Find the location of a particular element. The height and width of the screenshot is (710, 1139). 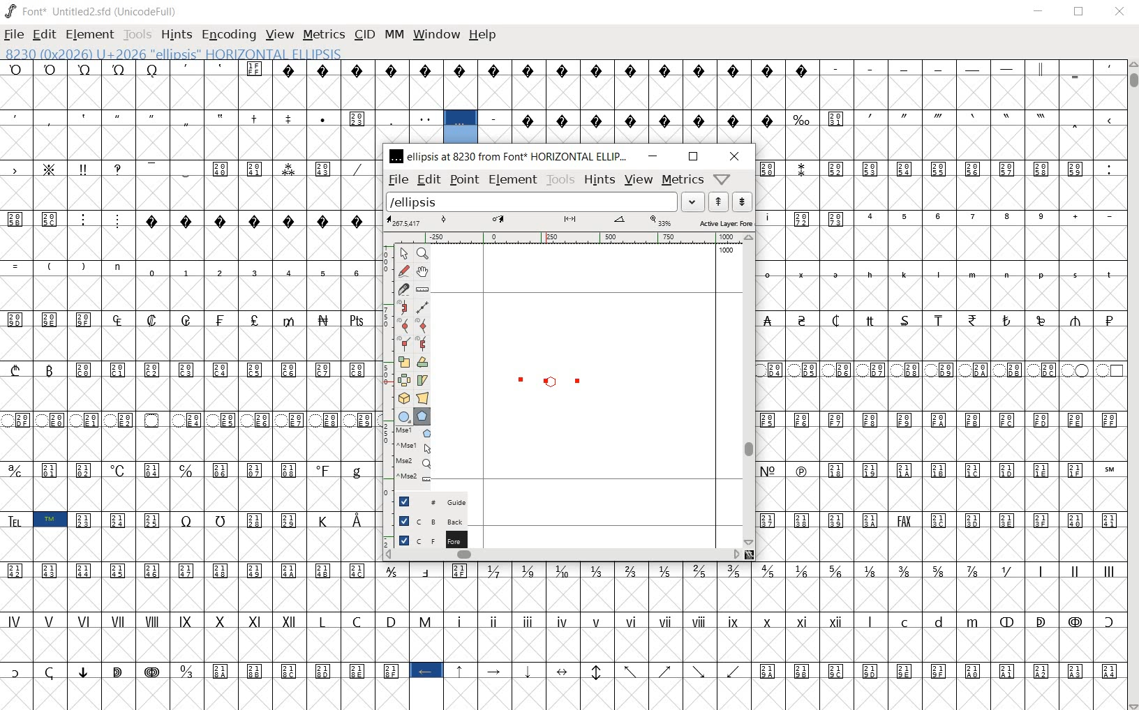

ruler is located at coordinates (579, 237).